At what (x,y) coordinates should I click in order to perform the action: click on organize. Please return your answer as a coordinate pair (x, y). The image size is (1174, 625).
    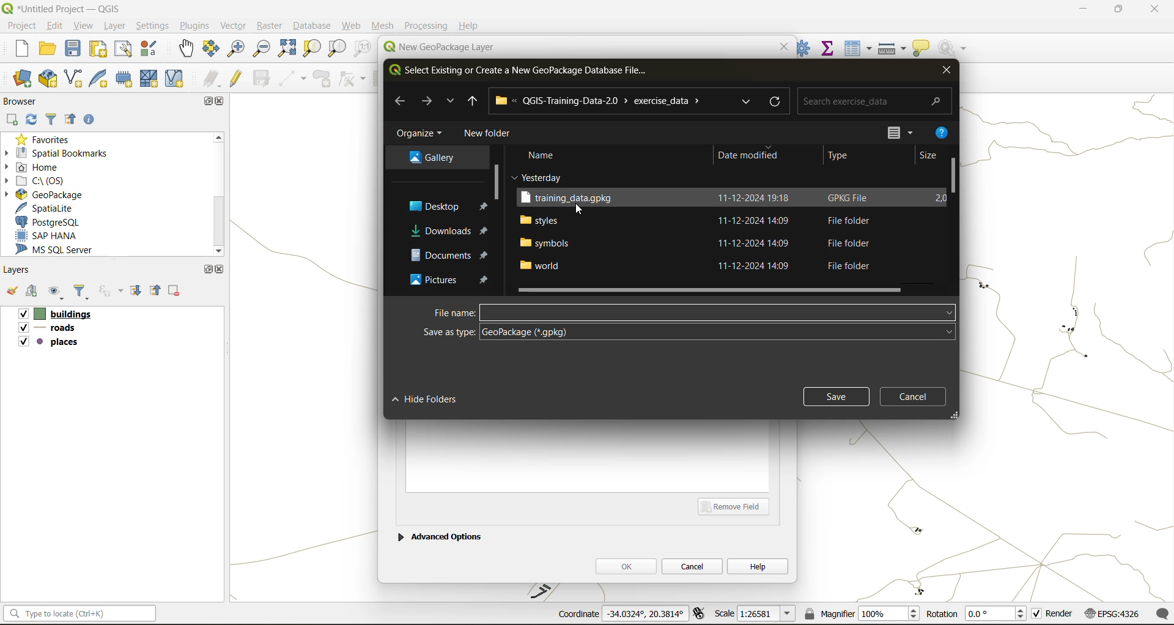
    Looking at the image, I should click on (421, 133).